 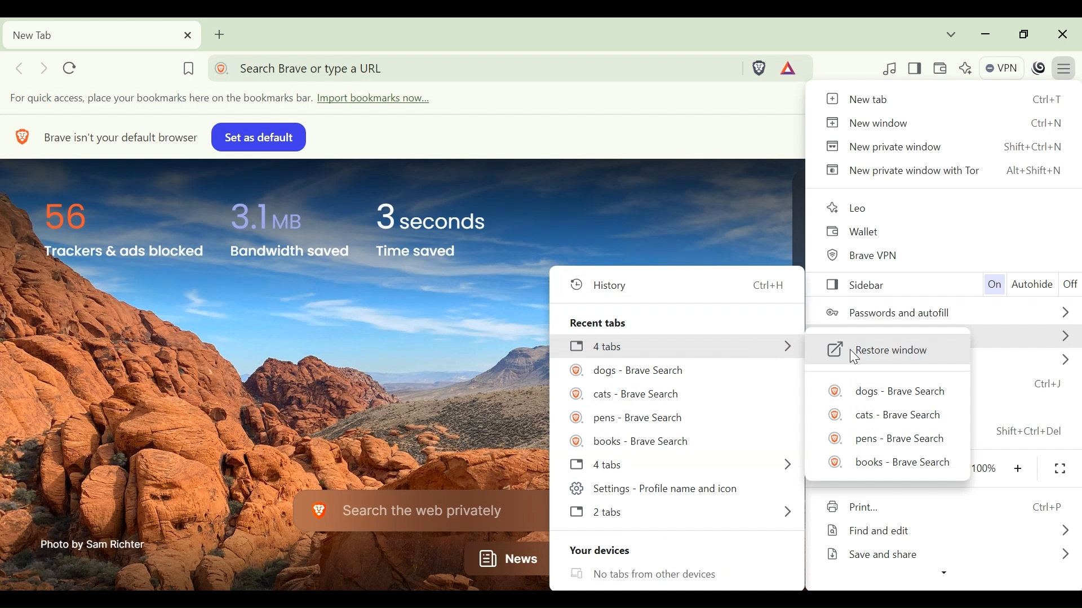 I want to click on restore, so click(x=1021, y=33).